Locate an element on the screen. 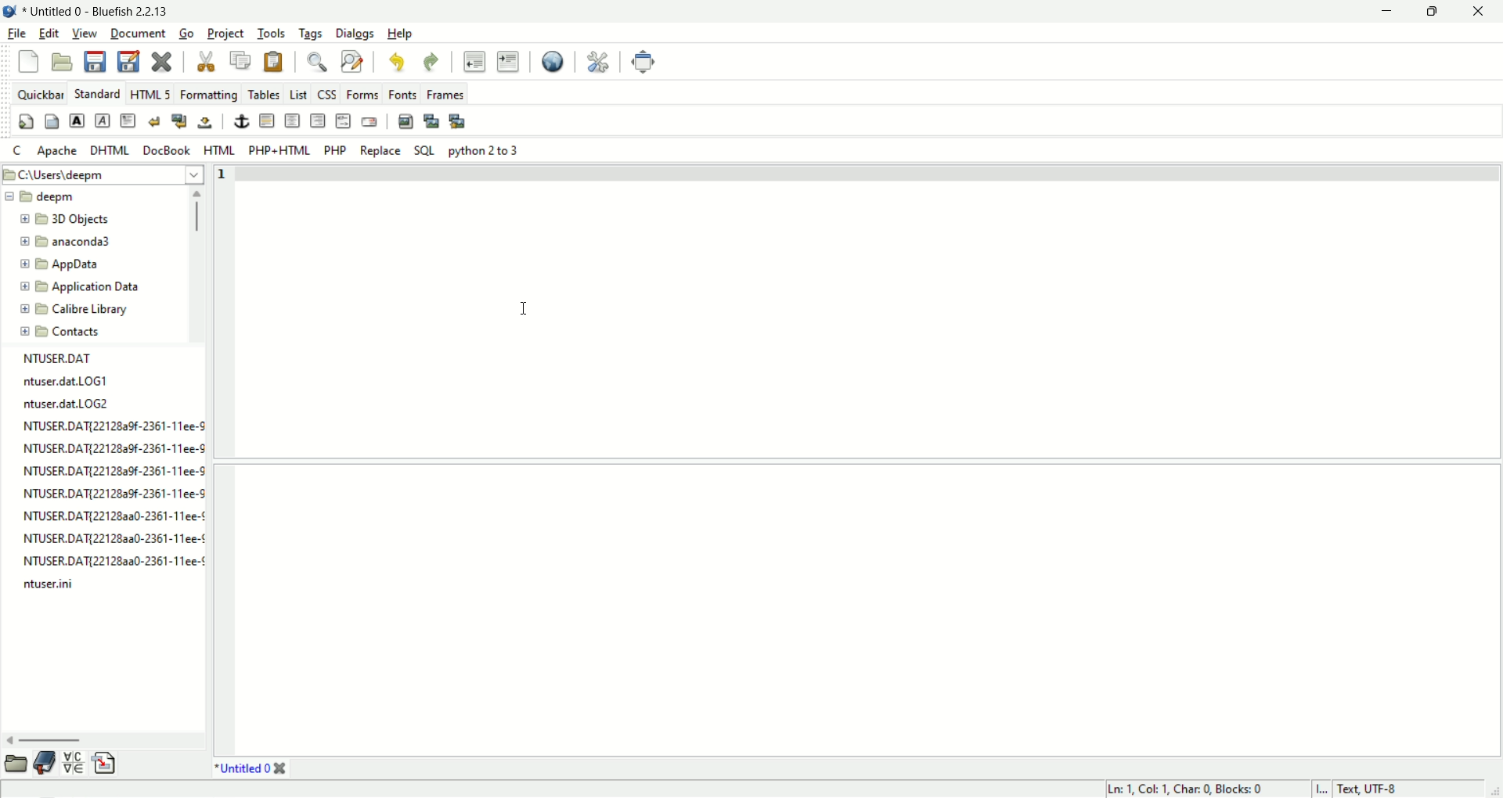  quick settings is located at coordinates (27, 124).